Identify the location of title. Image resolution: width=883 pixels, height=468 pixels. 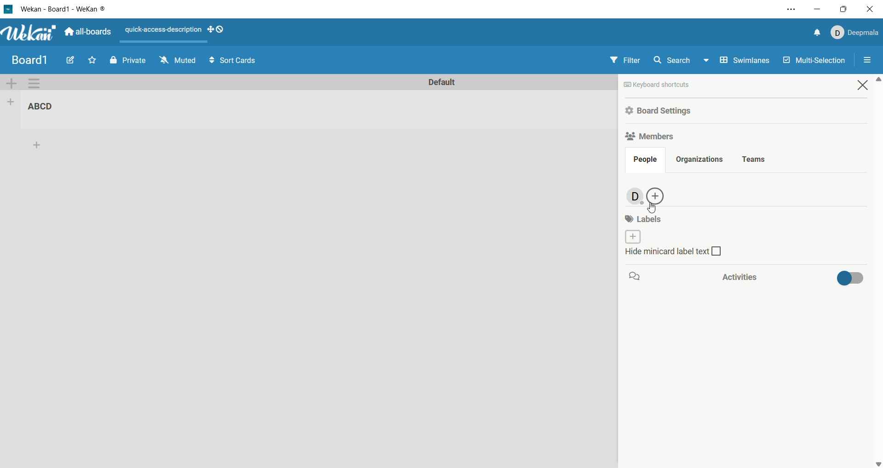
(29, 60).